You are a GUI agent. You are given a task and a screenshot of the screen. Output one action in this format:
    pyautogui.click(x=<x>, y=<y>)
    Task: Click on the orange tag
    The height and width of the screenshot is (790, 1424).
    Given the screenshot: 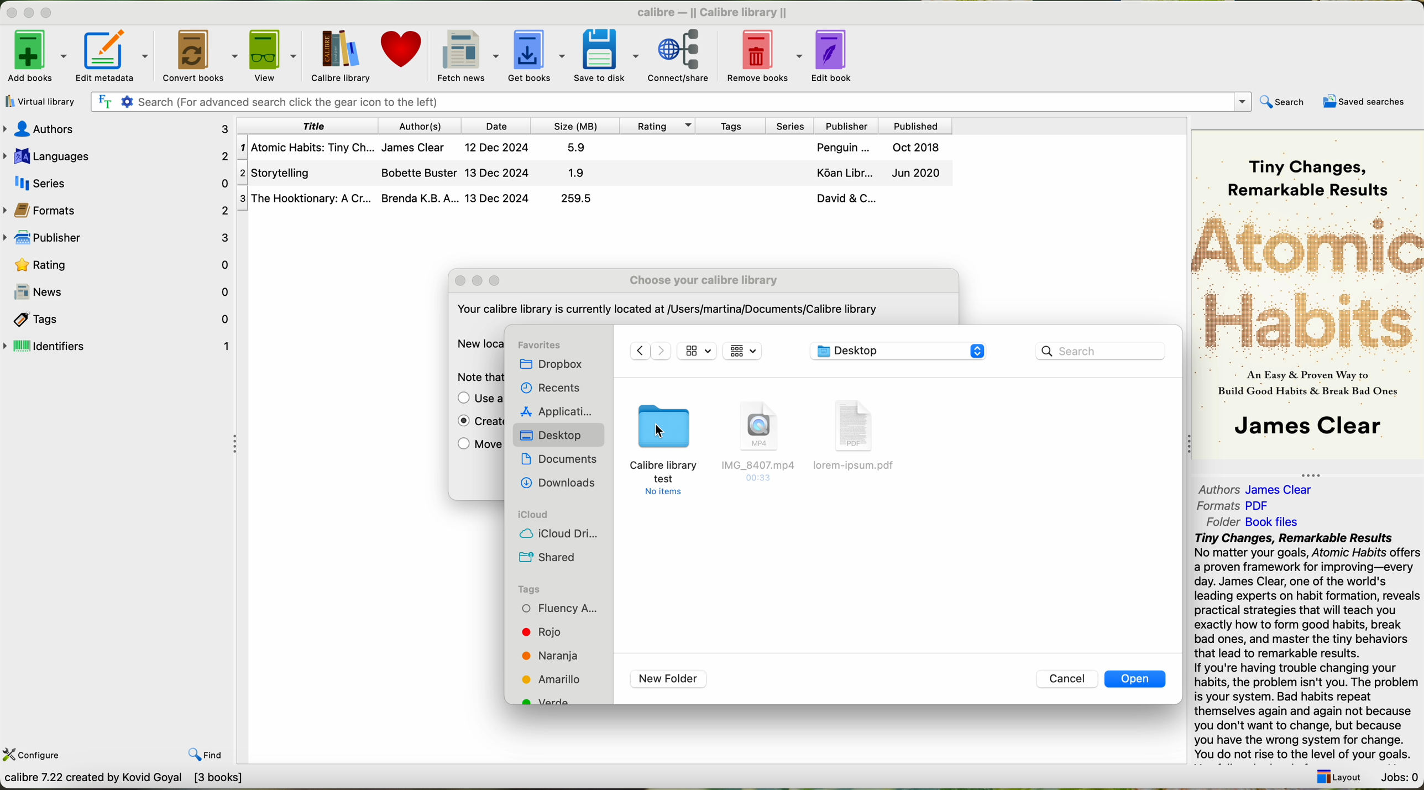 What is the action you would take?
    pyautogui.click(x=551, y=656)
    